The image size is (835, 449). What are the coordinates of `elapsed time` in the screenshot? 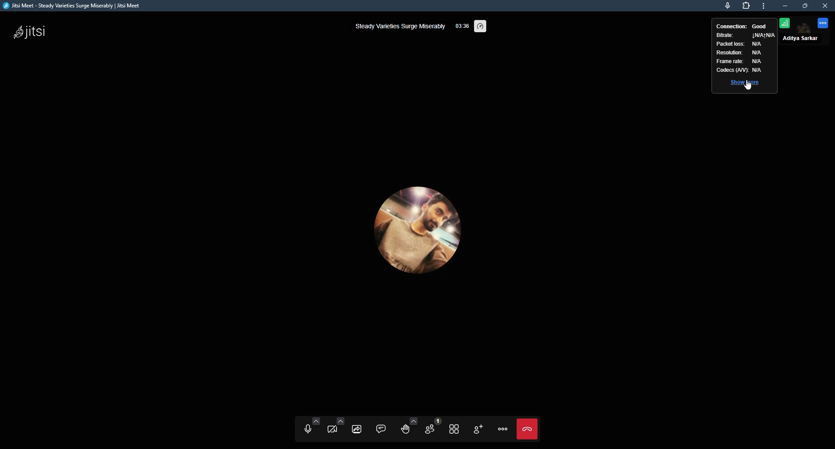 It's located at (461, 27).